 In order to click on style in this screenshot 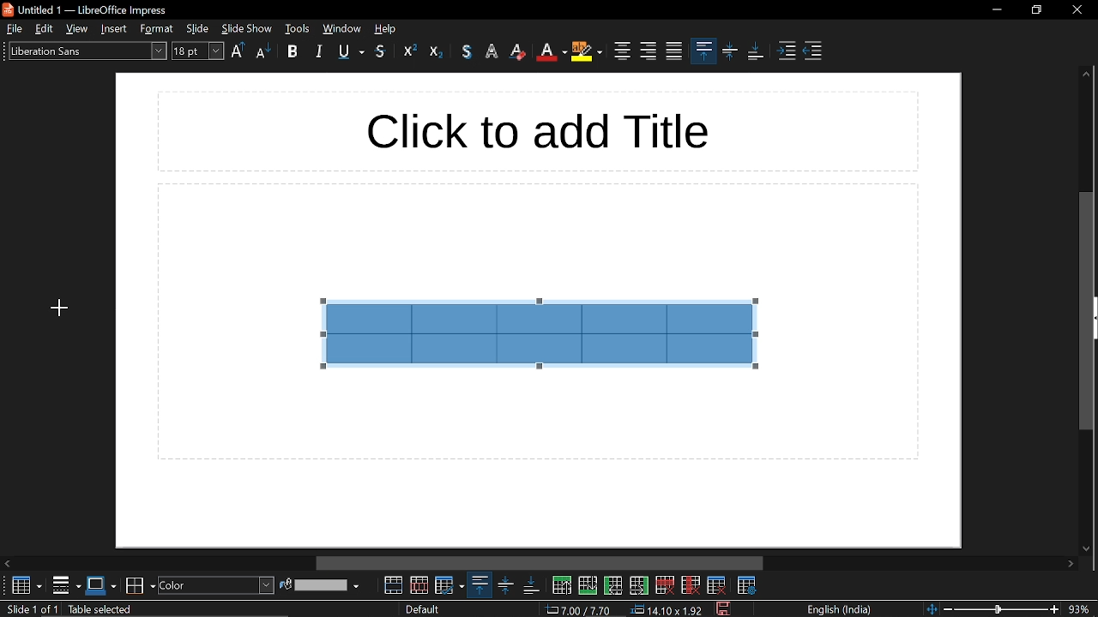, I will do `click(156, 29)`.